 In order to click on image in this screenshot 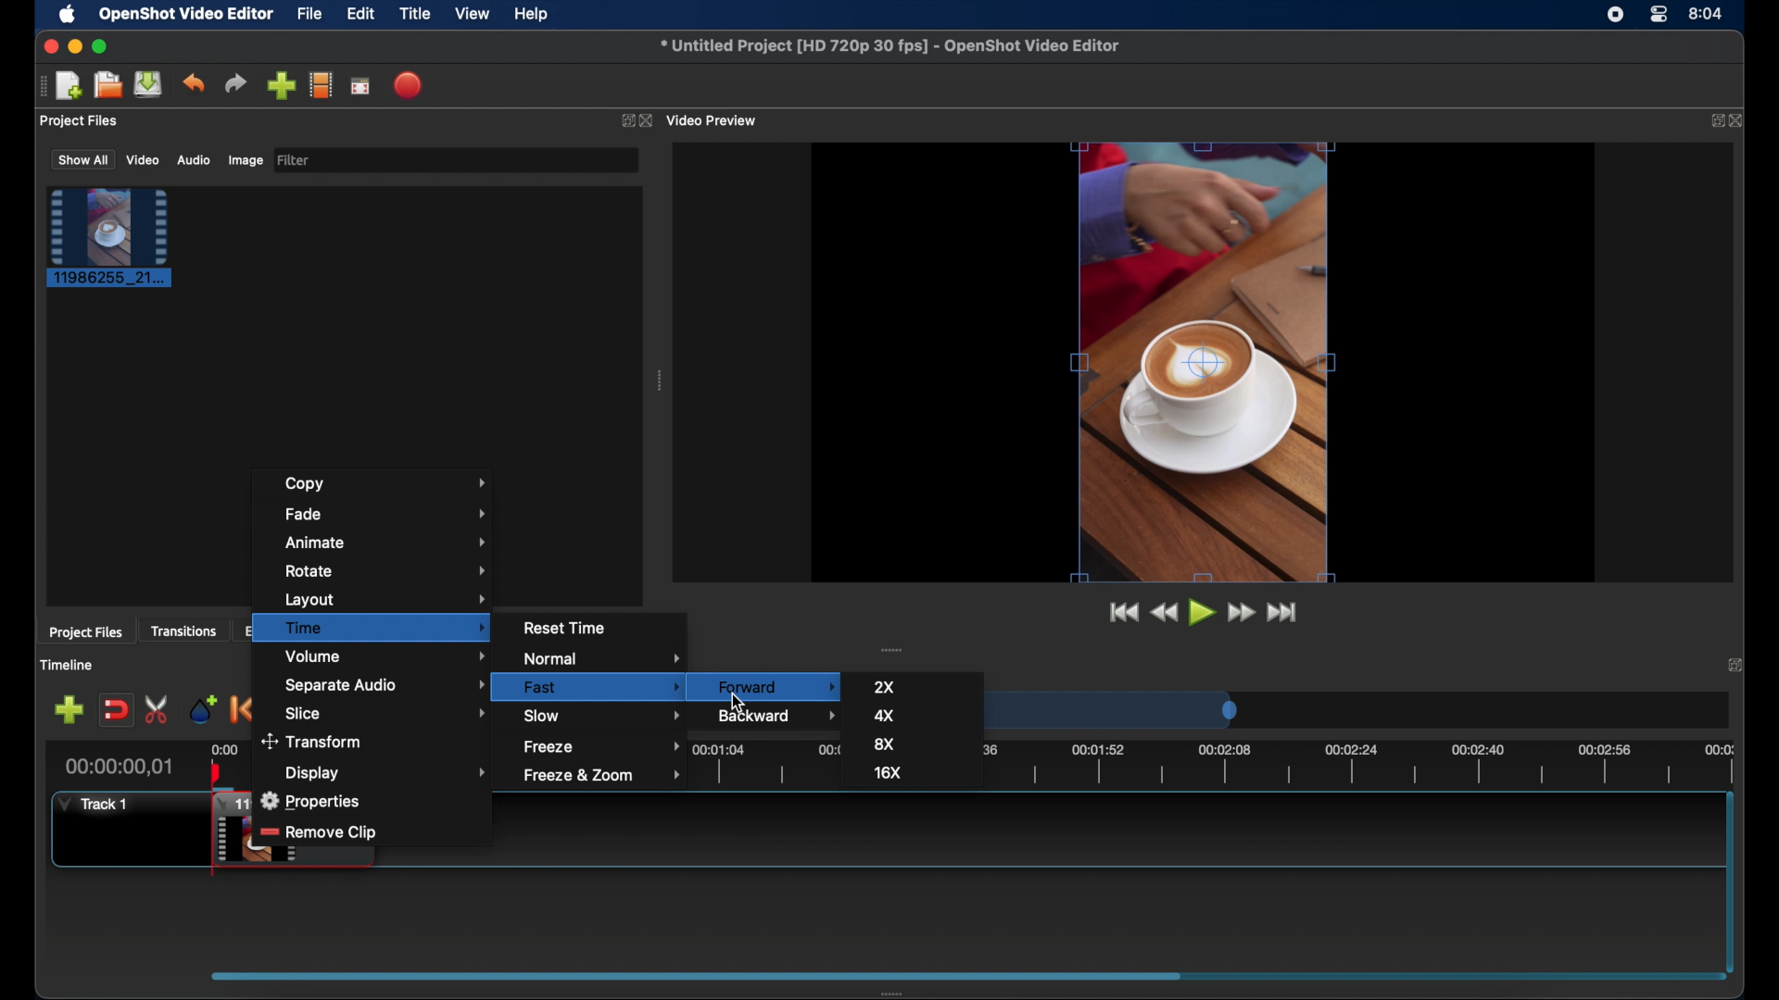, I will do `click(245, 160)`.